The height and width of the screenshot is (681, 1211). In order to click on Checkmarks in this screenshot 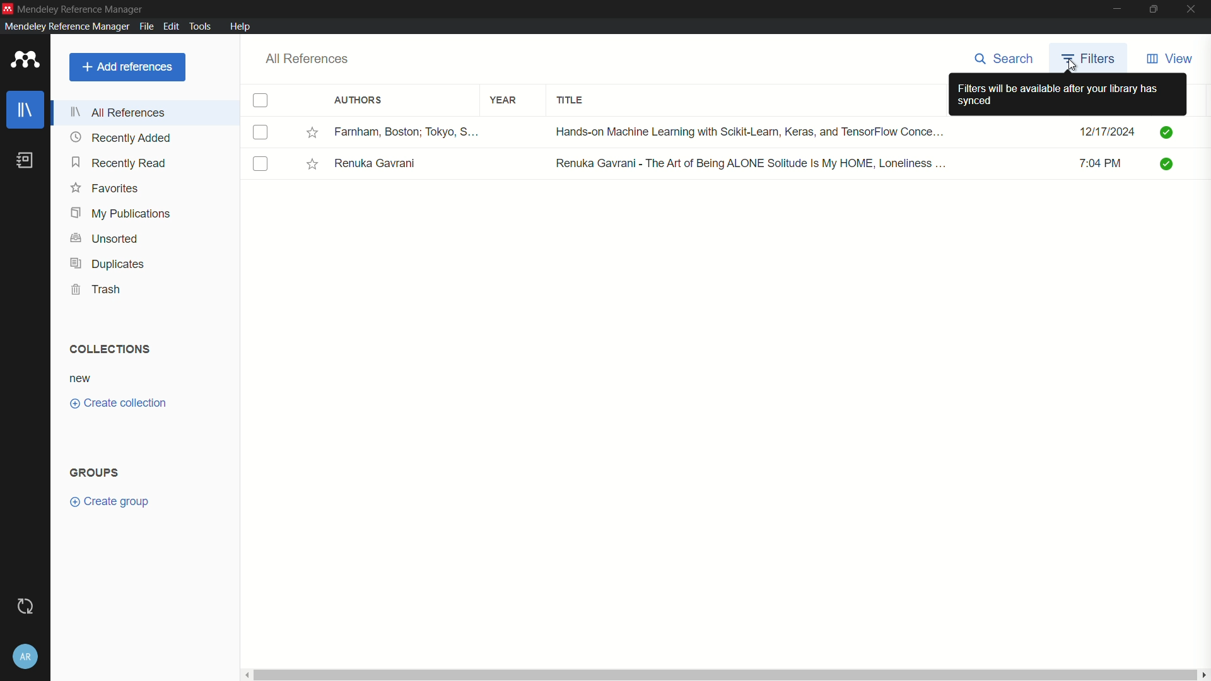, I will do `click(1166, 132)`.